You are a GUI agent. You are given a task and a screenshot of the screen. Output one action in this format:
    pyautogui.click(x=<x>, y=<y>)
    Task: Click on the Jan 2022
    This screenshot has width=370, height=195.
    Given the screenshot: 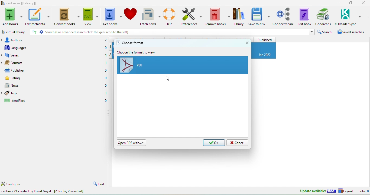 What is the action you would take?
    pyautogui.click(x=265, y=55)
    